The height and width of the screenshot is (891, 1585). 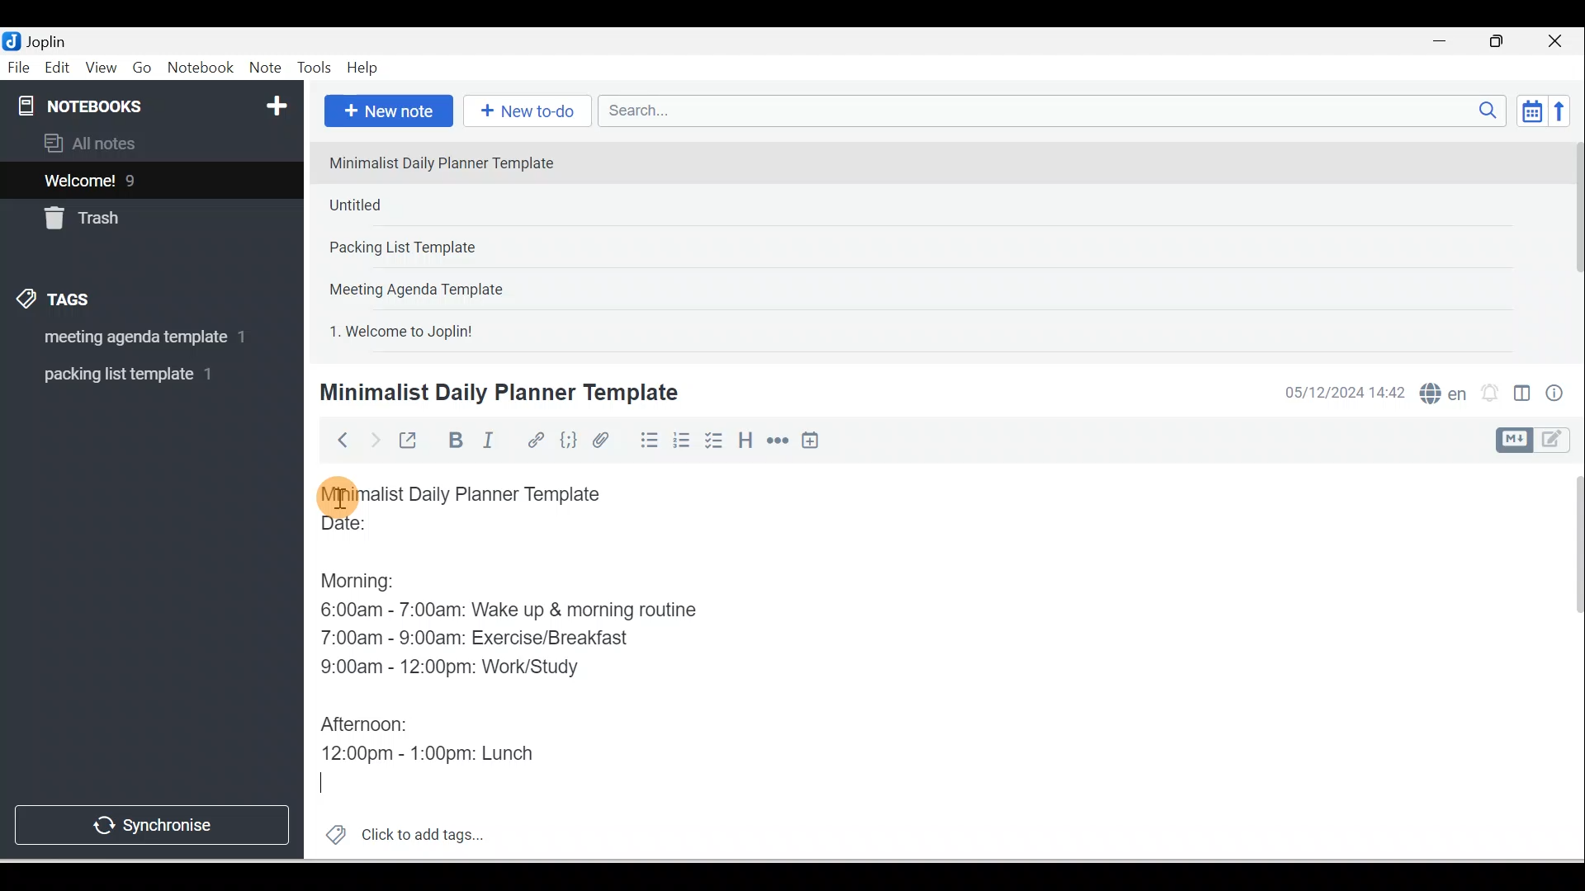 What do you see at coordinates (140, 375) in the screenshot?
I see `Tag 2` at bounding box center [140, 375].